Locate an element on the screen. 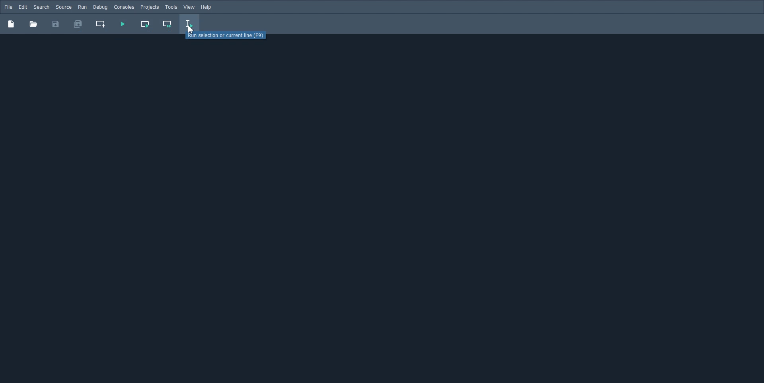 The width and height of the screenshot is (764, 383). New file is located at coordinates (11, 23).